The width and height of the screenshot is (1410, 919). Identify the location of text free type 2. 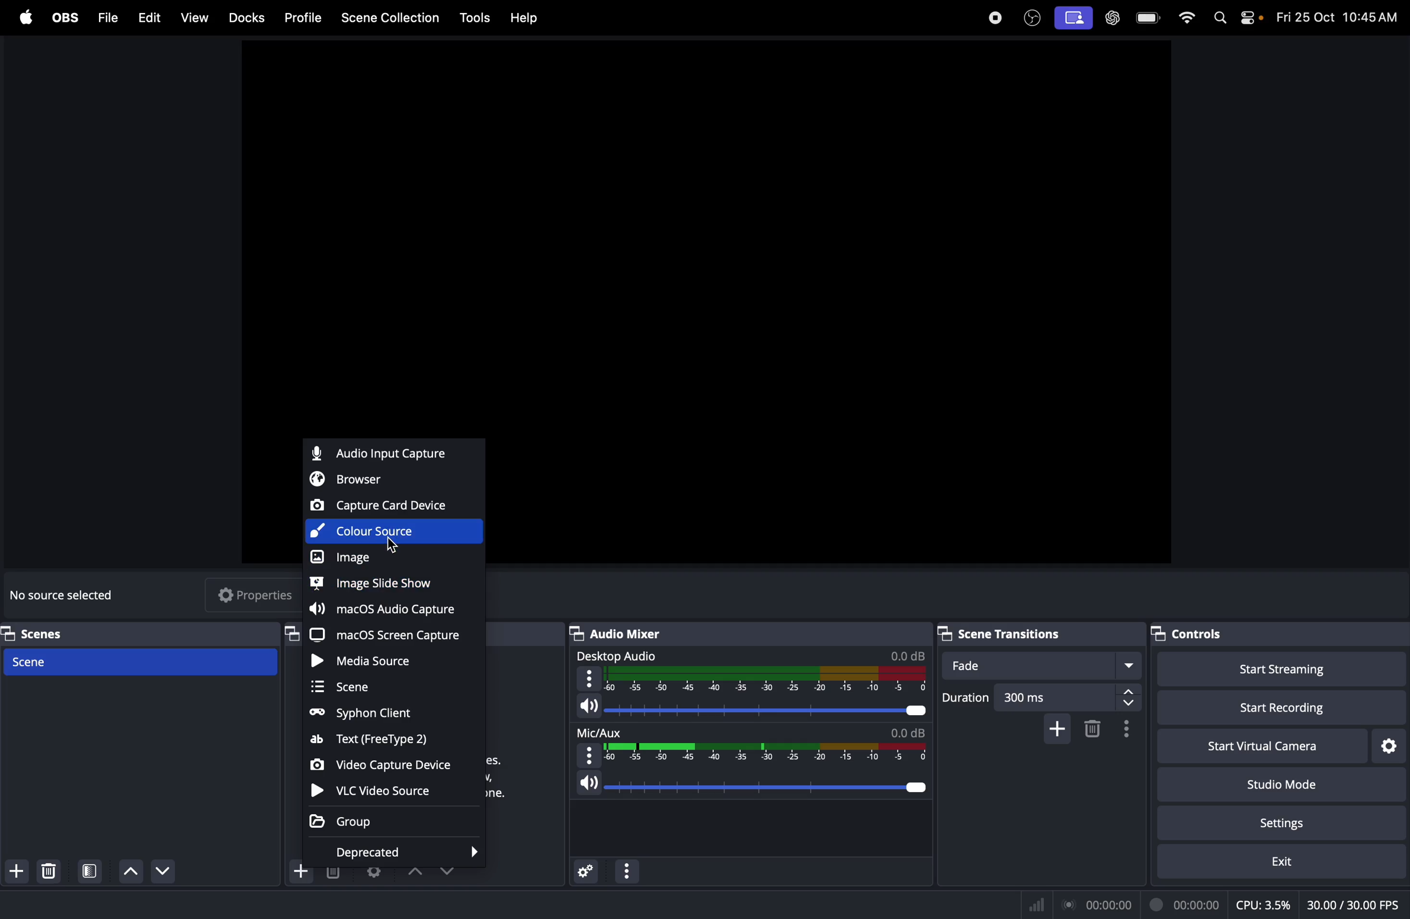
(373, 741).